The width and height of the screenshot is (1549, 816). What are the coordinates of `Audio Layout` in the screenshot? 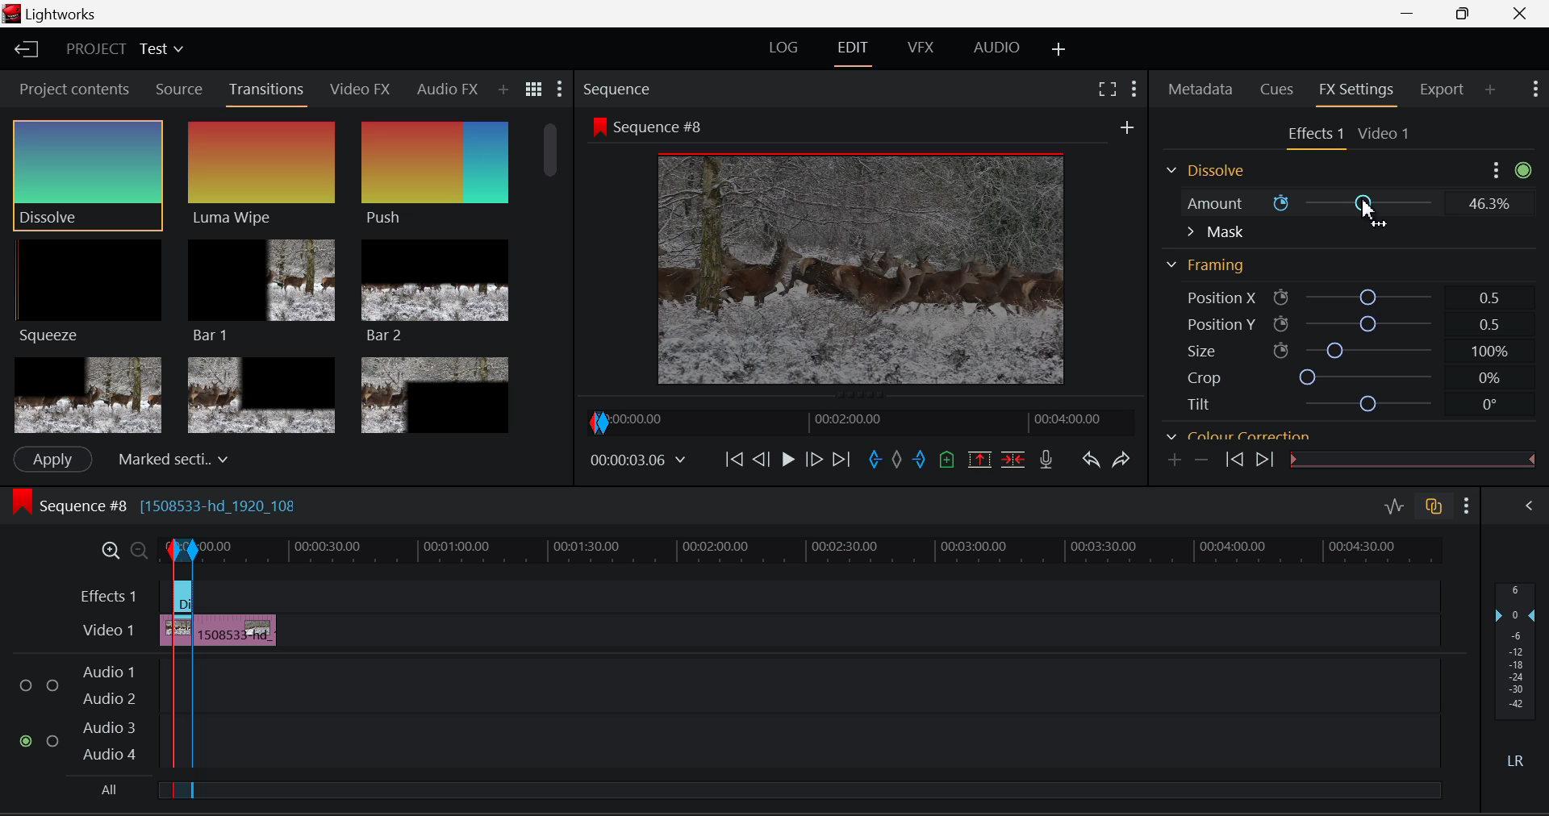 It's located at (993, 51).